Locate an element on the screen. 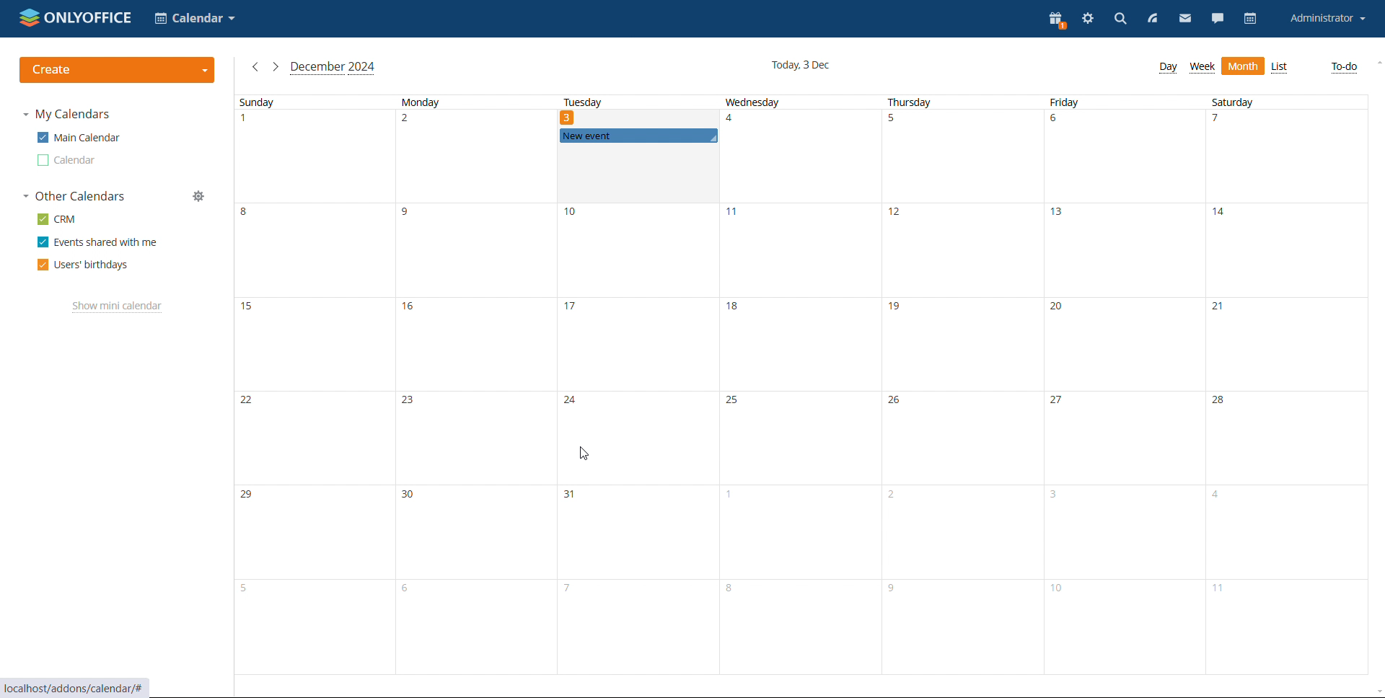  date is located at coordinates (473, 628).